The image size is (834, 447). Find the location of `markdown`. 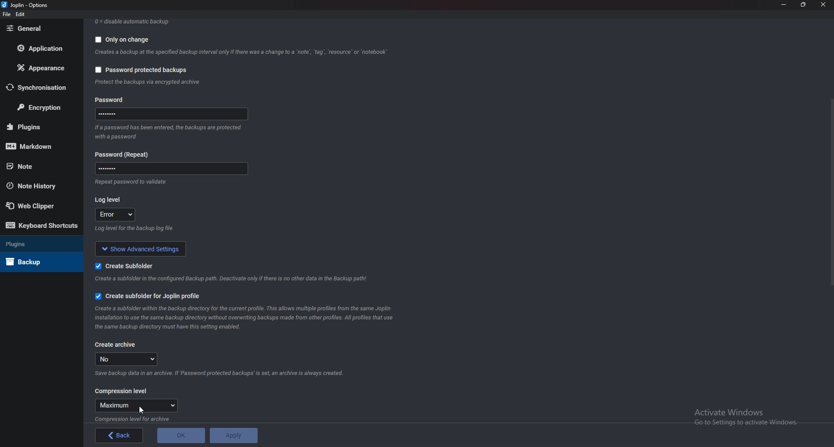

markdown is located at coordinates (38, 145).